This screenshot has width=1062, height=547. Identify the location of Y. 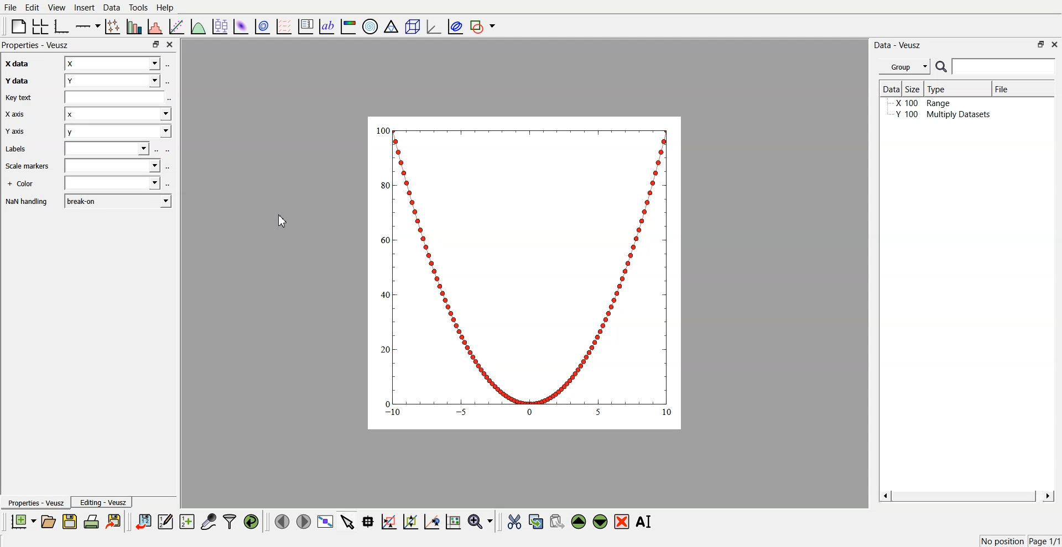
(118, 132).